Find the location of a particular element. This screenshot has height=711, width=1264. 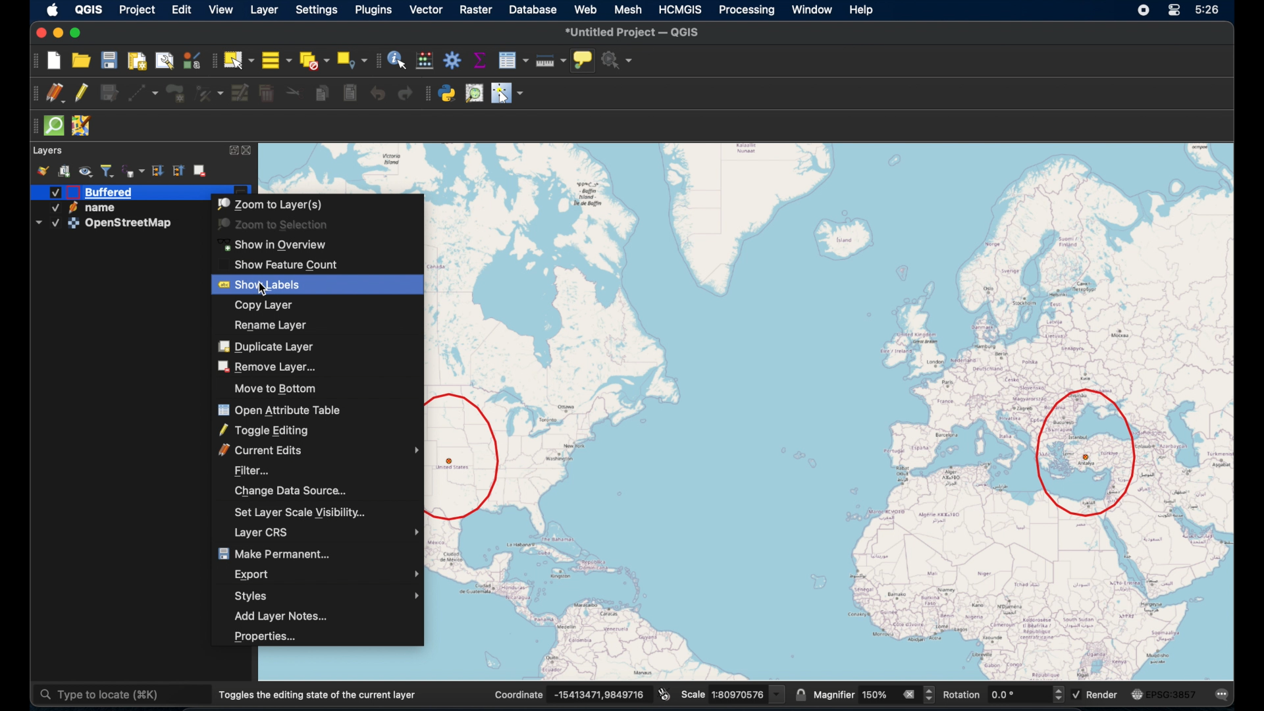

EPSG:3875 is located at coordinates (1172, 695).